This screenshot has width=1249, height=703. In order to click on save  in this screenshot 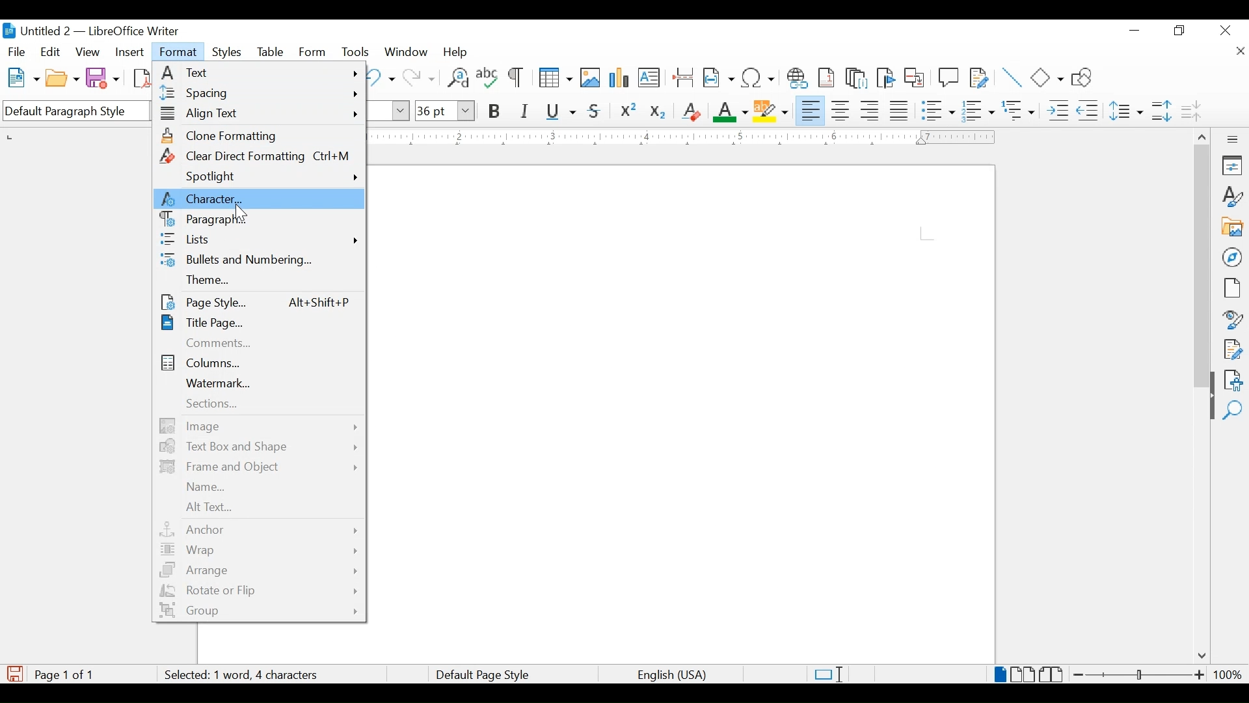, I will do `click(103, 77)`.